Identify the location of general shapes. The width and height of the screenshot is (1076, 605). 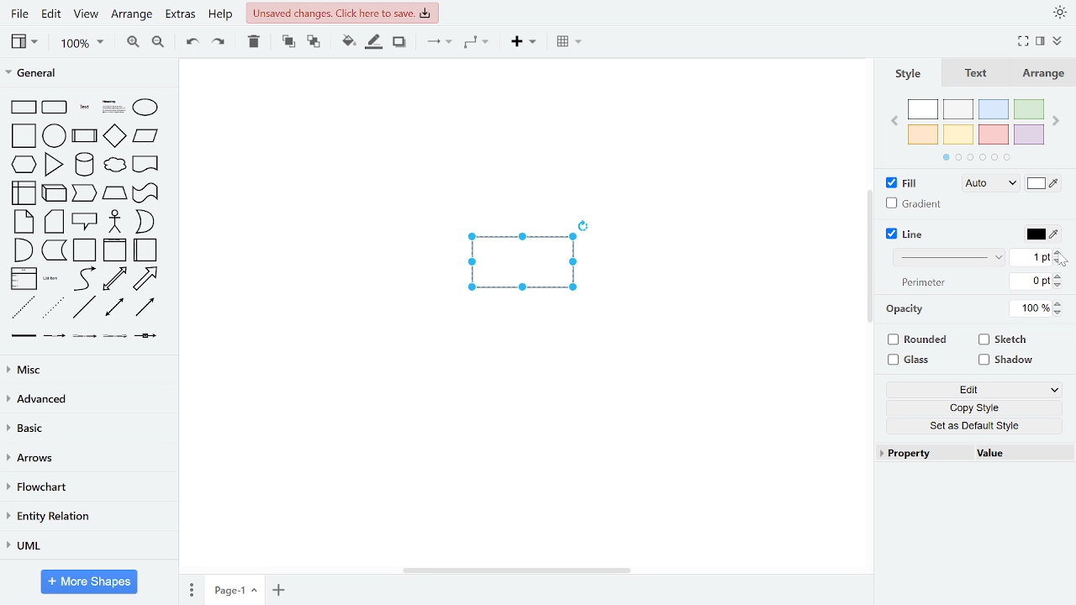
(53, 106).